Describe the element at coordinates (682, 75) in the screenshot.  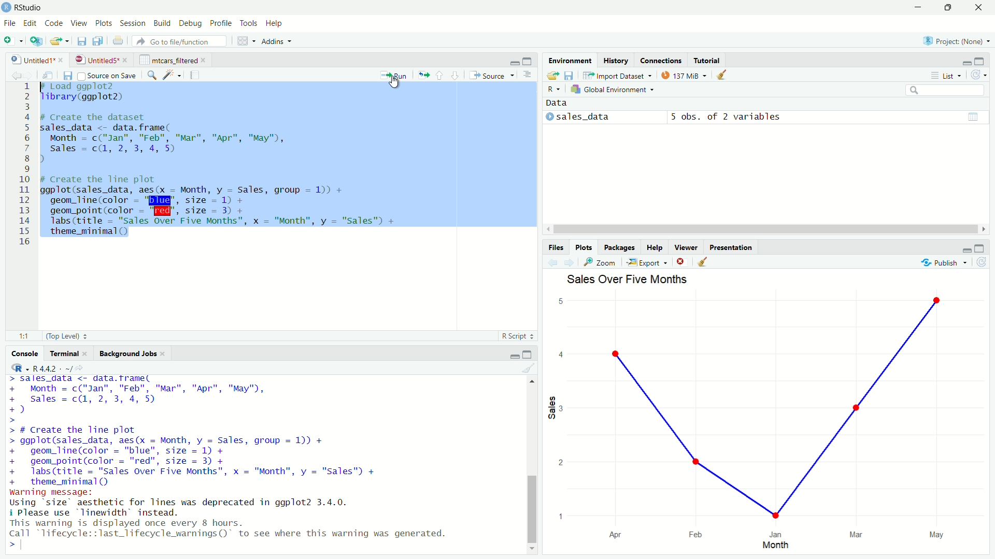
I see `137MB` at that location.